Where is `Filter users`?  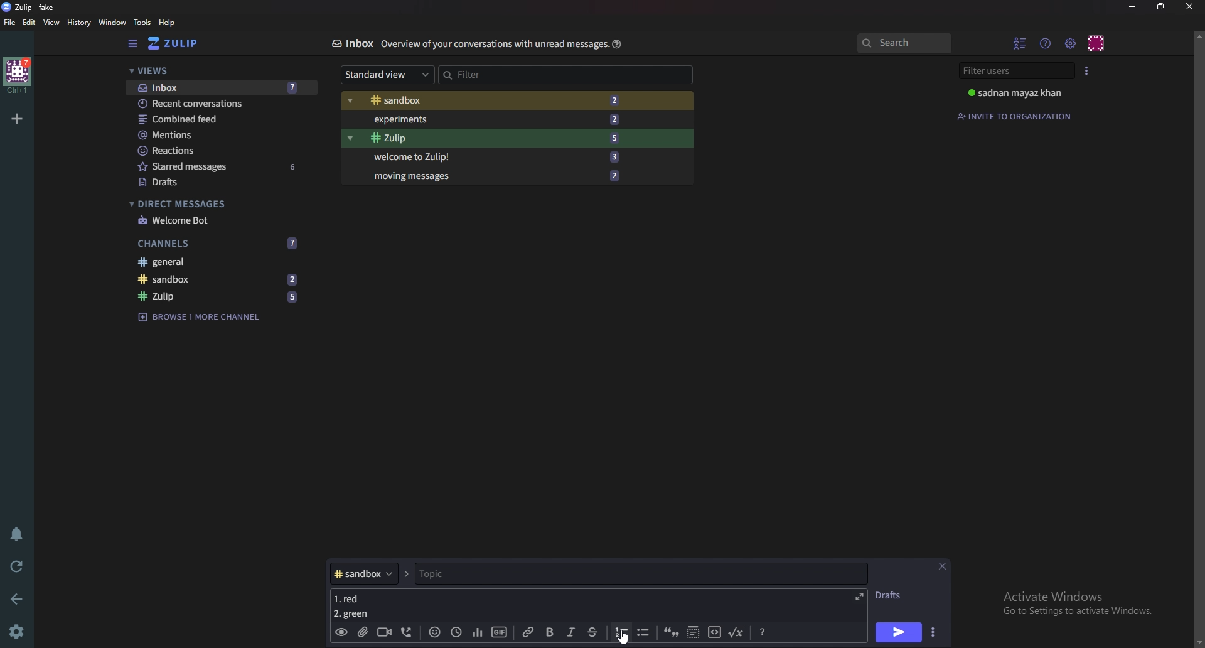
Filter users is located at coordinates (1015, 71).